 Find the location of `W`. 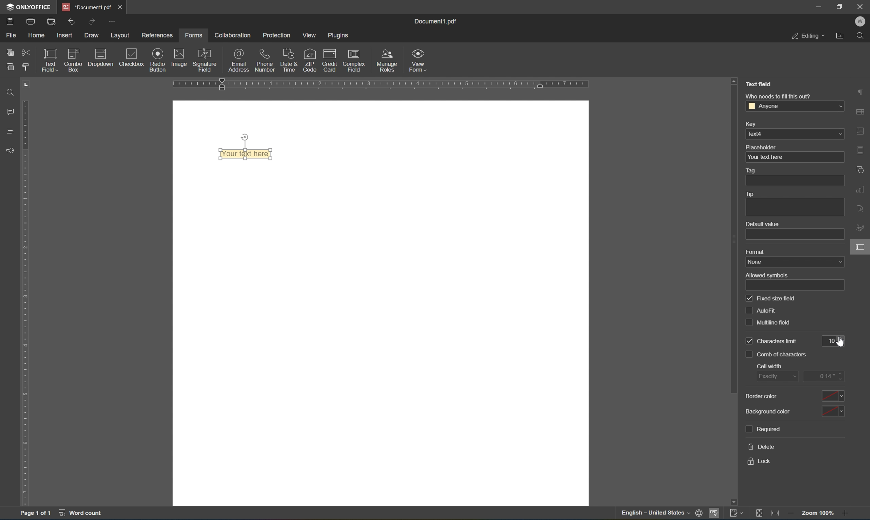

W is located at coordinates (860, 22).